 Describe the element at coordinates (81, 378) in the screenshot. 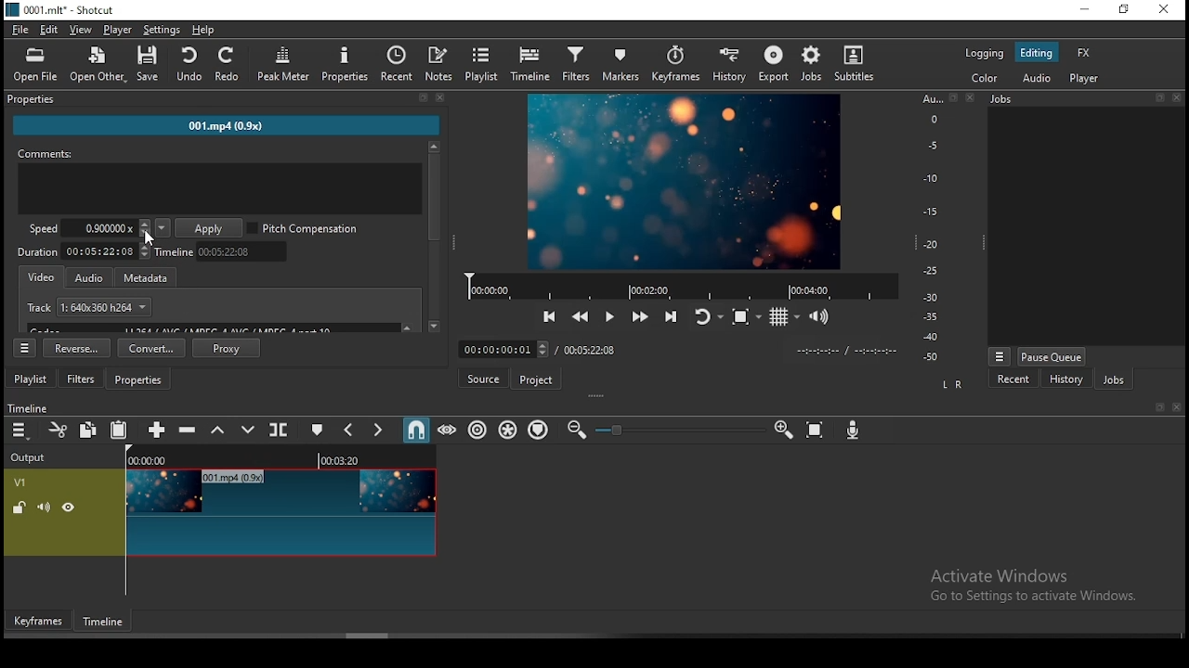

I see `filters` at that location.